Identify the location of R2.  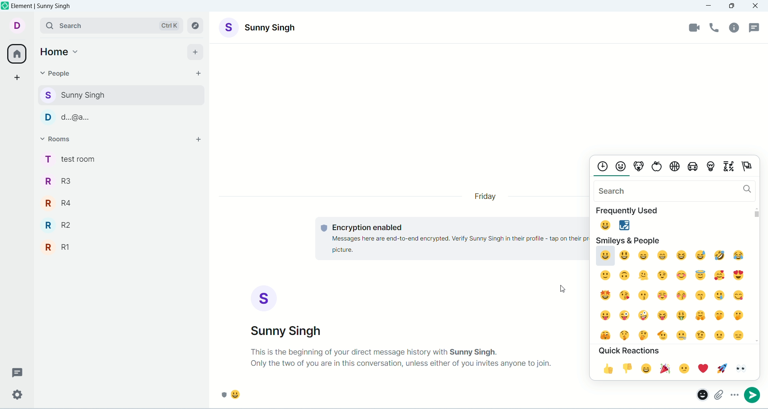
(122, 223).